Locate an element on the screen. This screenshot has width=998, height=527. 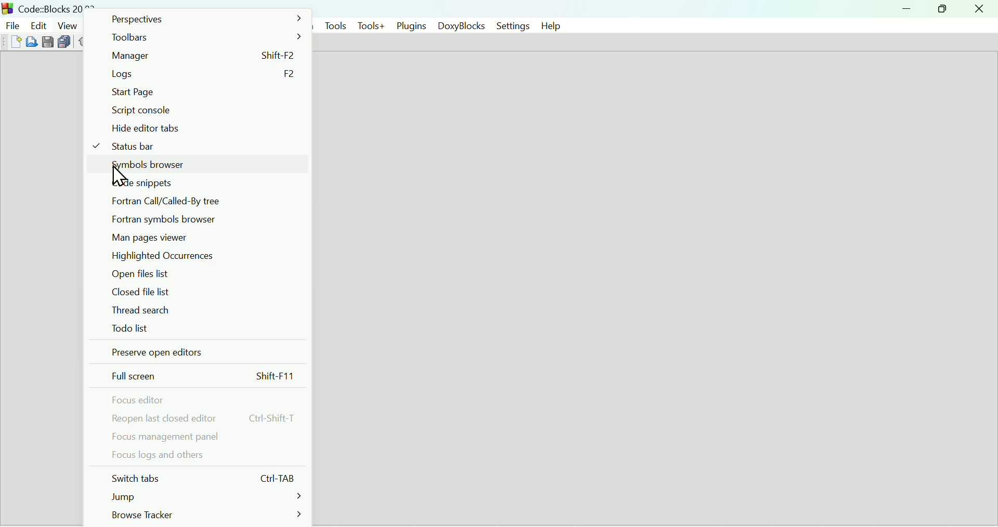
Tools+ is located at coordinates (371, 25).